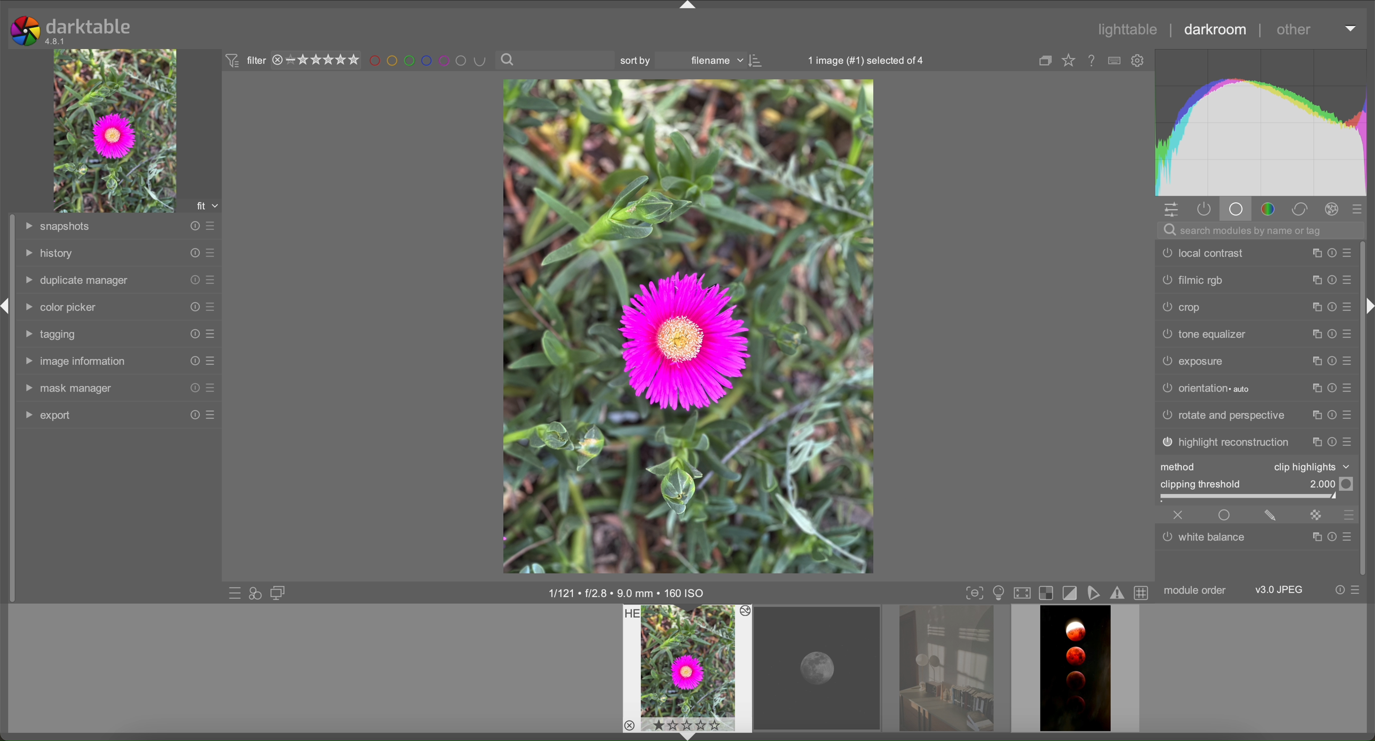 The width and height of the screenshot is (1375, 741). What do you see at coordinates (210, 333) in the screenshot?
I see `presets` at bounding box center [210, 333].